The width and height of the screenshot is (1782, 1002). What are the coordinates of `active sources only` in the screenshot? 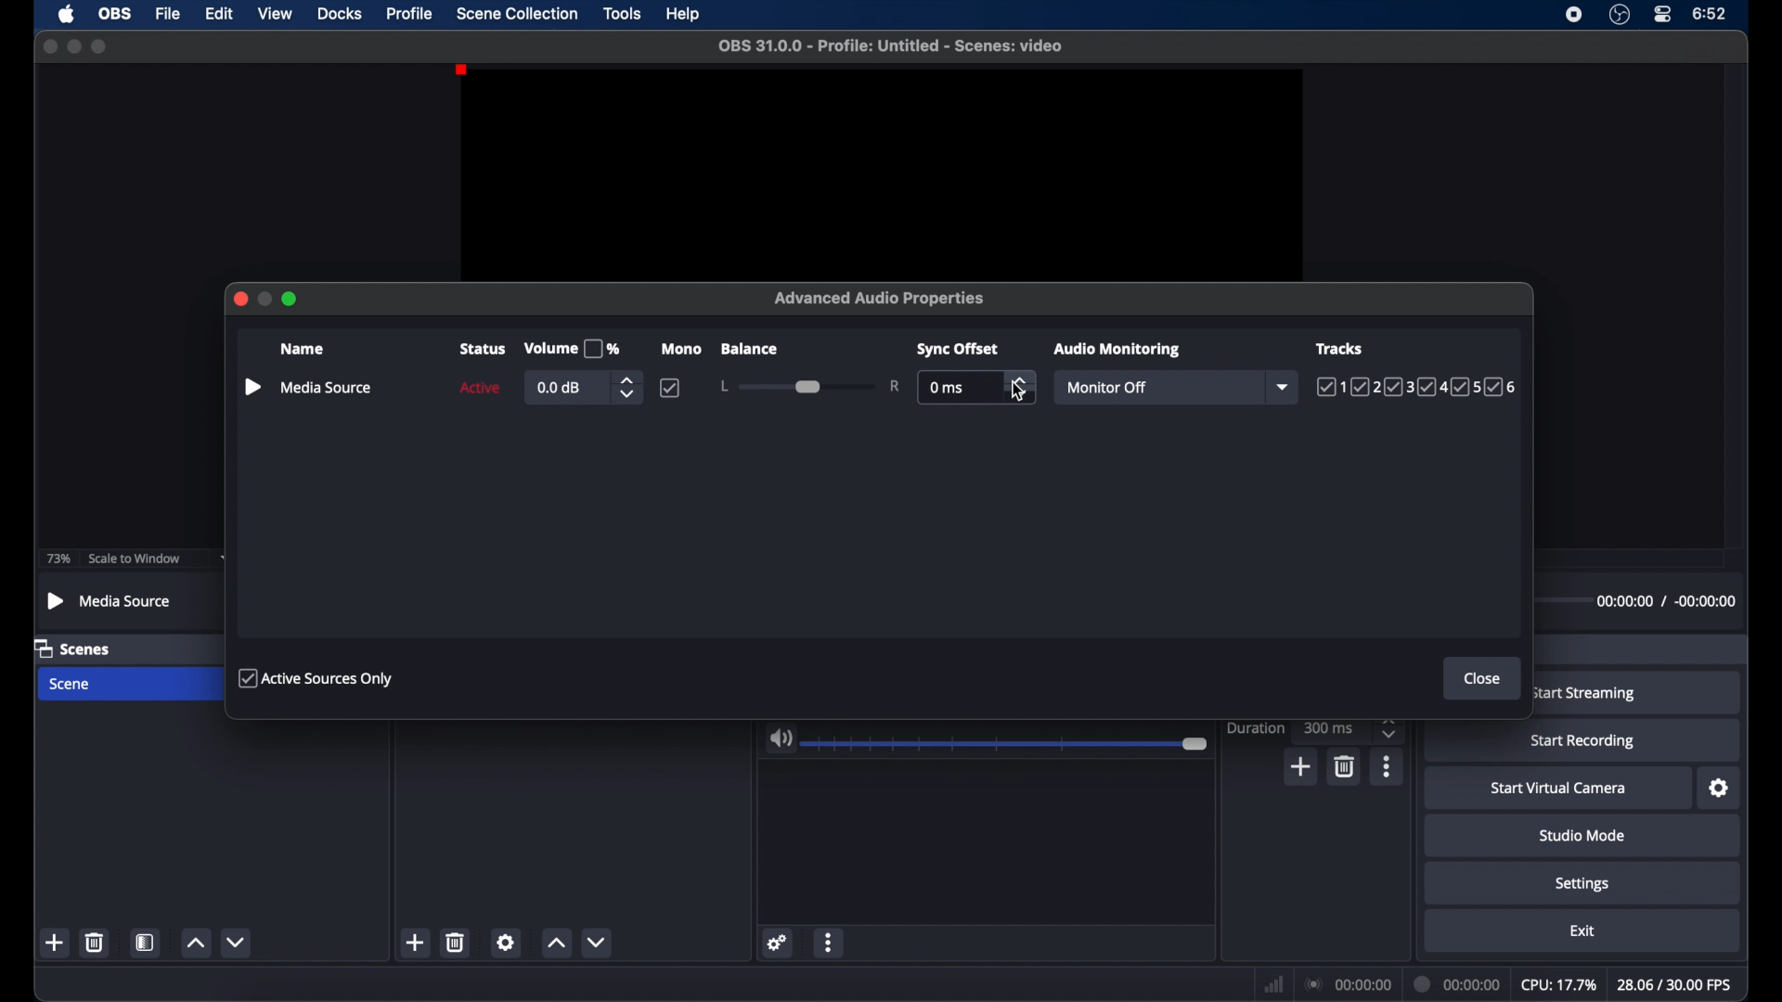 It's located at (317, 676).